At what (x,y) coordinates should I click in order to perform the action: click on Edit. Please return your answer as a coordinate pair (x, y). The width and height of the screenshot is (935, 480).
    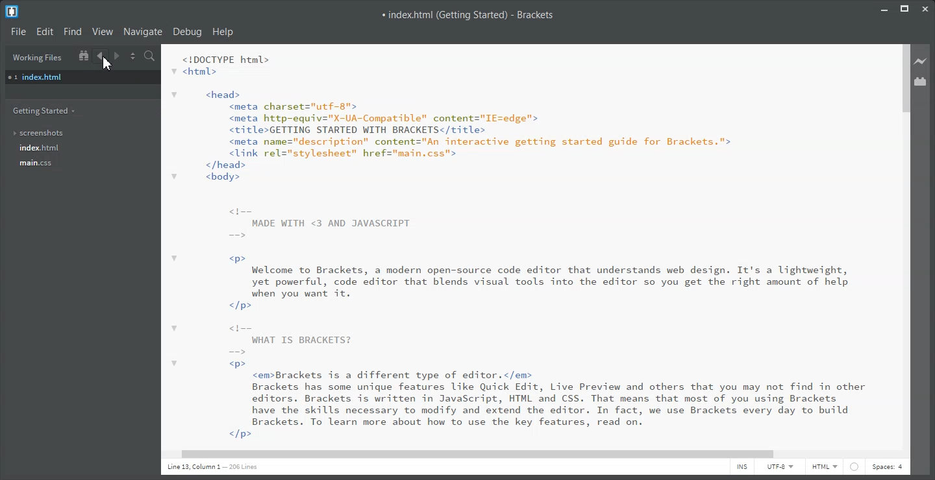
    Looking at the image, I should click on (45, 32).